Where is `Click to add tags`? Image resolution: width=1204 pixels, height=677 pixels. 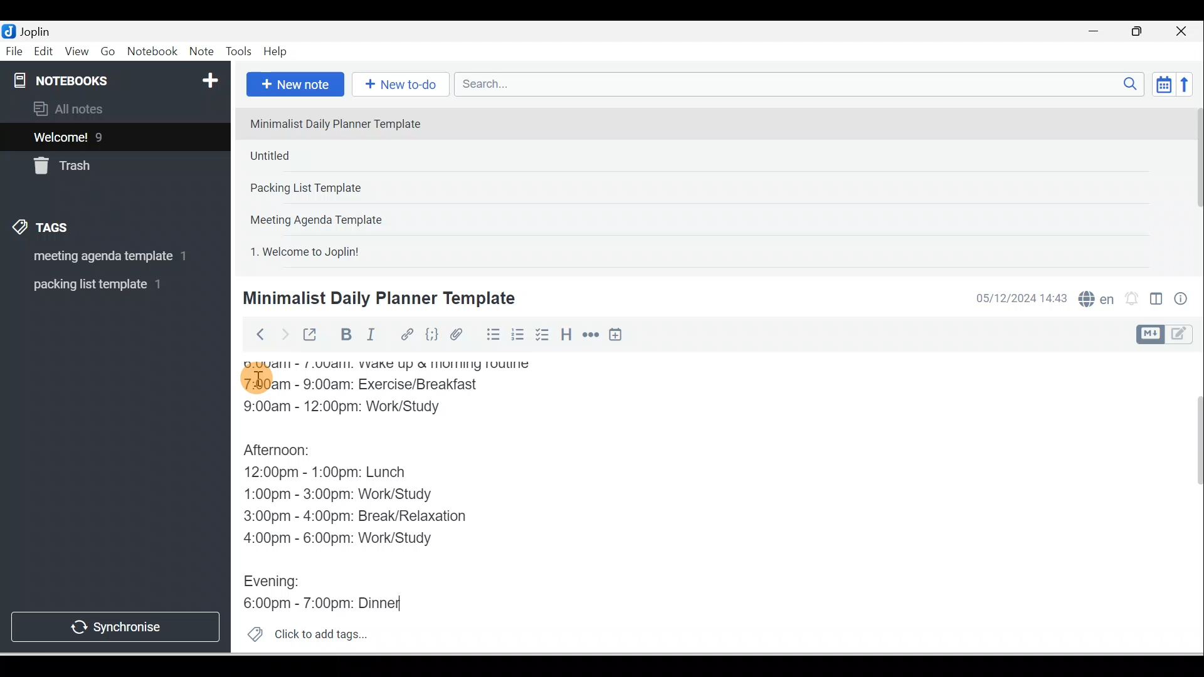 Click to add tags is located at coordinates (302, 632).